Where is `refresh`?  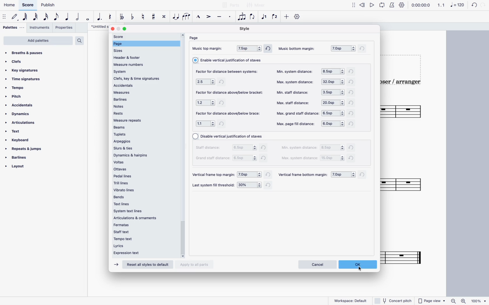 refresh is located at coordinates (352, 159).